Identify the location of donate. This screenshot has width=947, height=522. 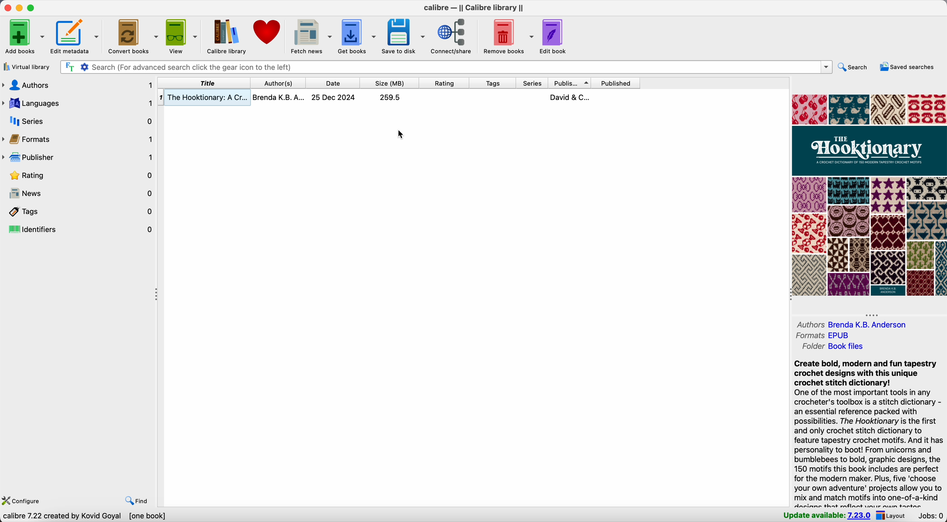
(268, 33).